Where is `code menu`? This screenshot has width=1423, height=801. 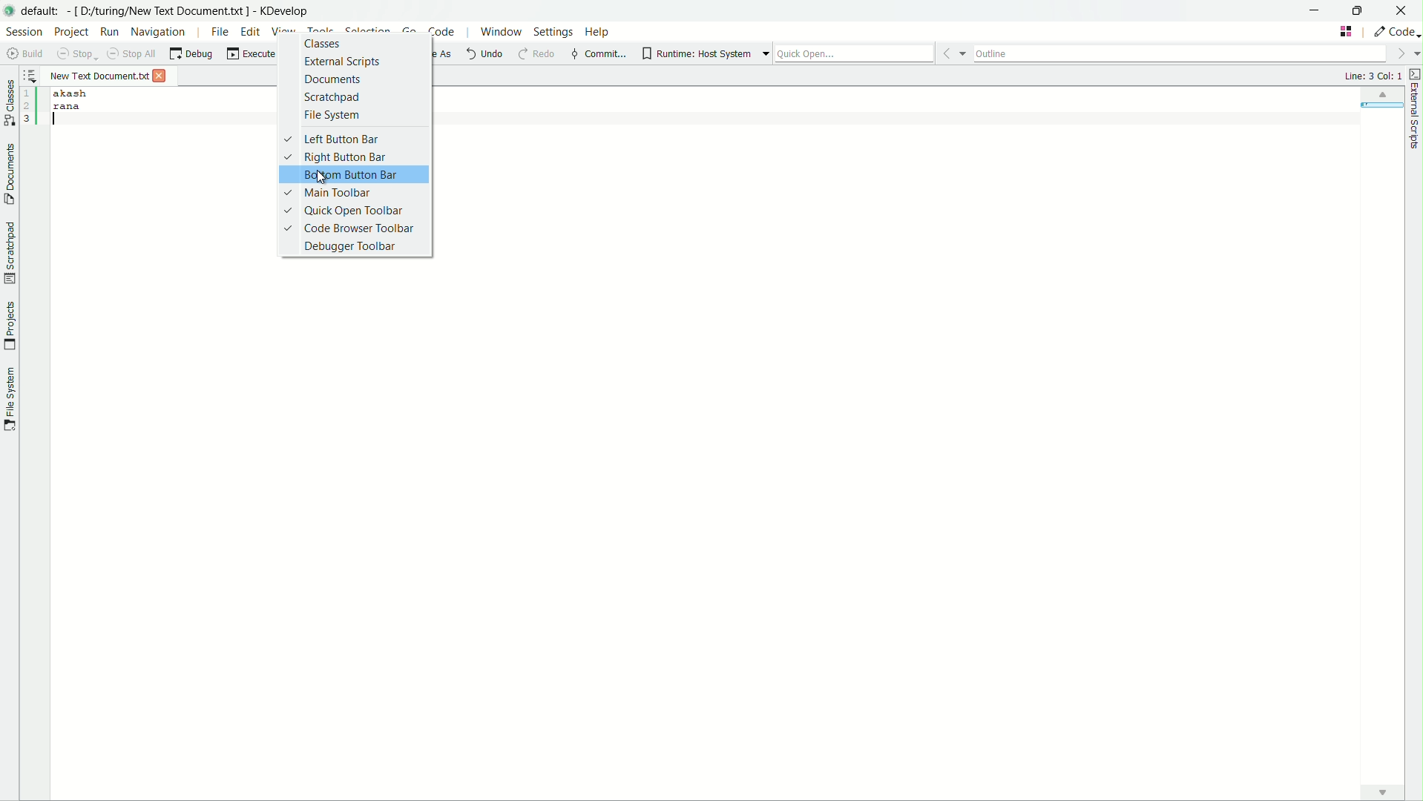 code menu is located at coordinates (441, 32).